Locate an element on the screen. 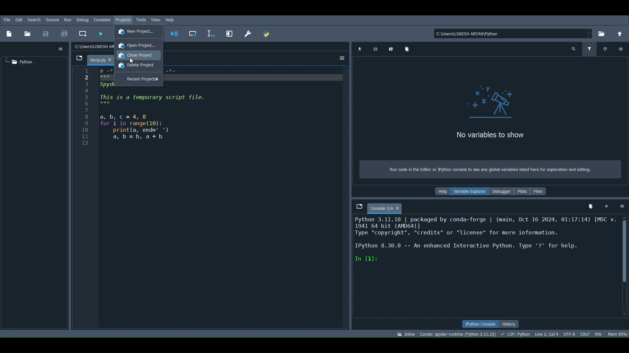 Image resolution: width=629 pixels, height=353 pixels. Tools is located at coordinates (143, 19).